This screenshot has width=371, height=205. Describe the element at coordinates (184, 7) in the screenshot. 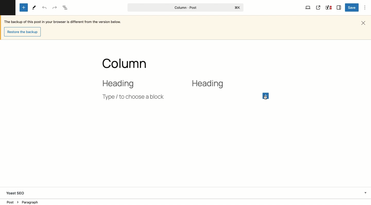

I see `Column - Post` at that location.